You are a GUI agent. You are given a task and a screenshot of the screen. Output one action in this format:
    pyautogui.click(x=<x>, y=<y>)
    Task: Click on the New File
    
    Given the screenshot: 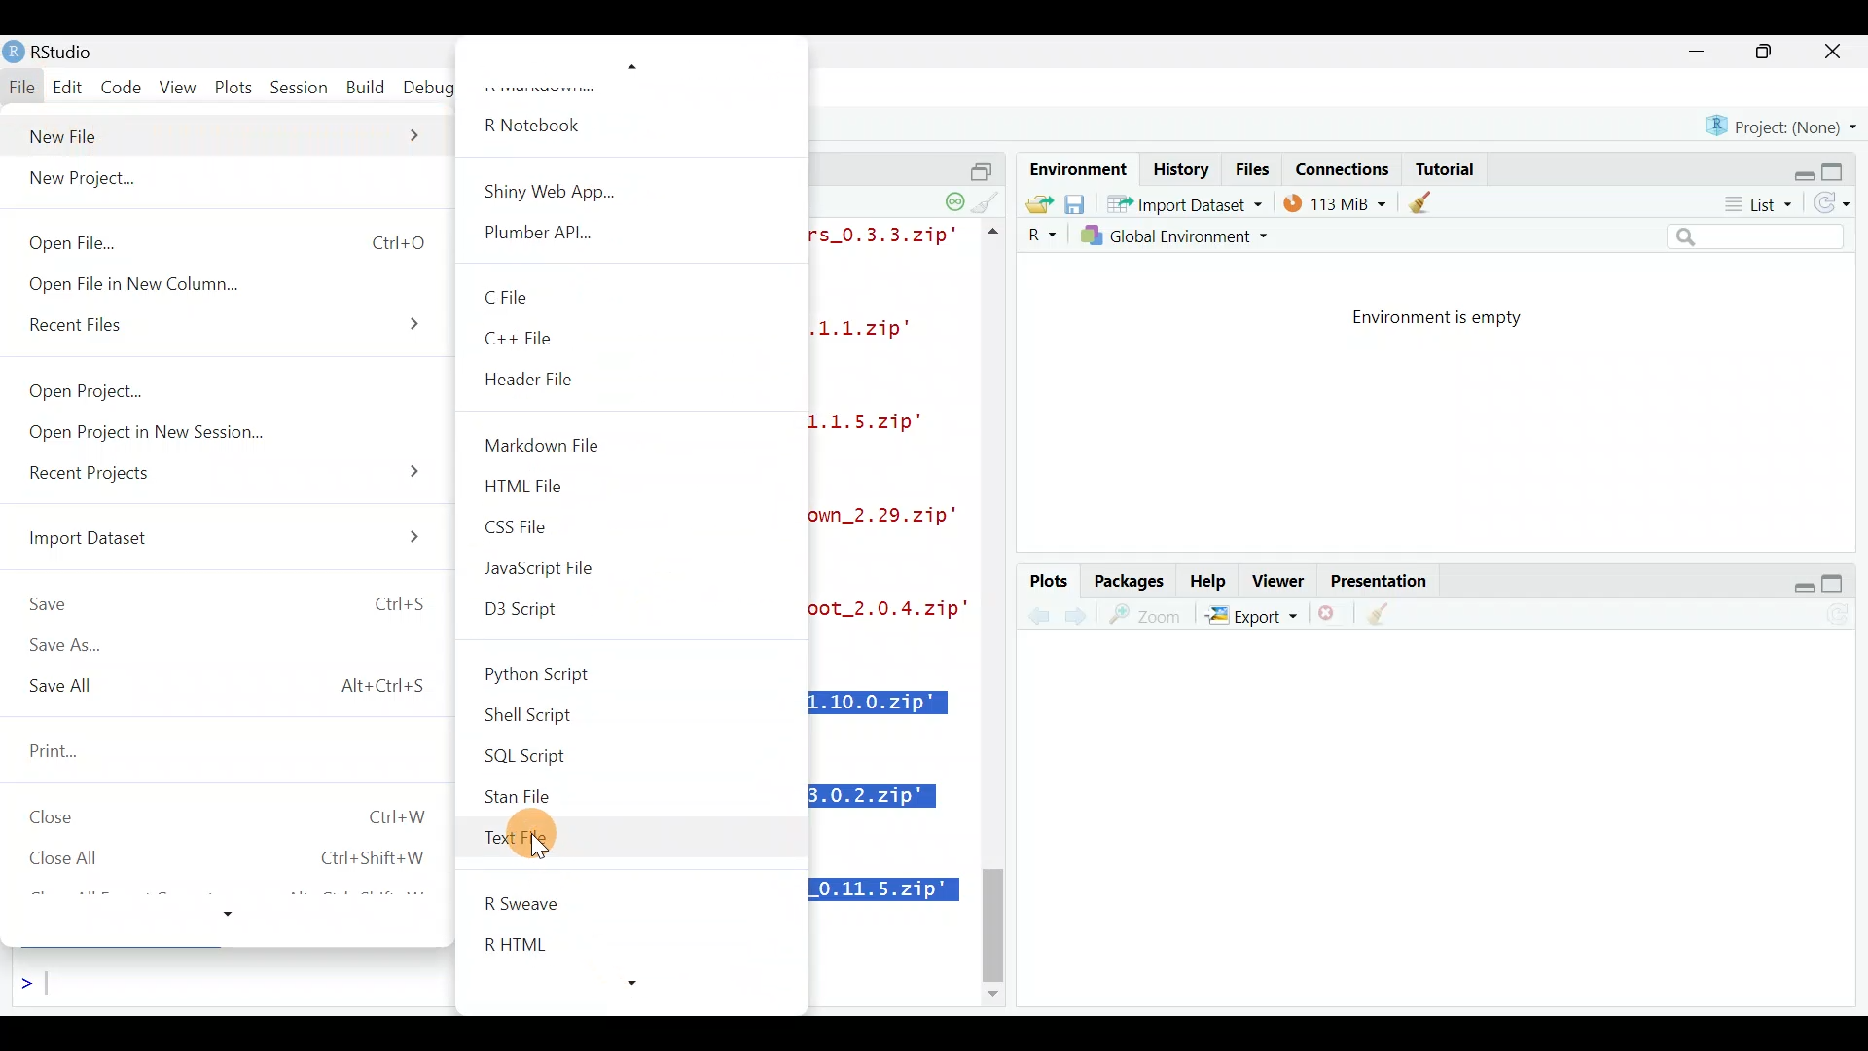 What is the action you would take?
    pyautogui.click(x=227, y=134)
    